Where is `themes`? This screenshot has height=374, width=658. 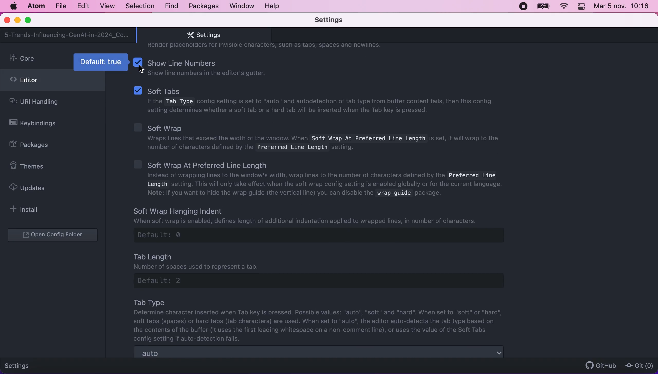 themes is located at coordinates (30, 166).